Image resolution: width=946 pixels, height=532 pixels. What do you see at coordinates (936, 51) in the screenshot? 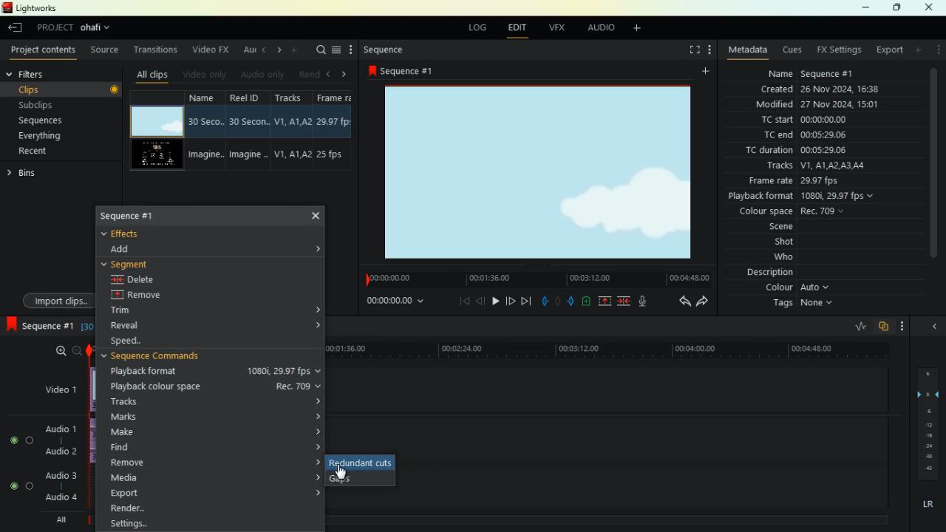
I see `more` at bounding box center [936, 51].